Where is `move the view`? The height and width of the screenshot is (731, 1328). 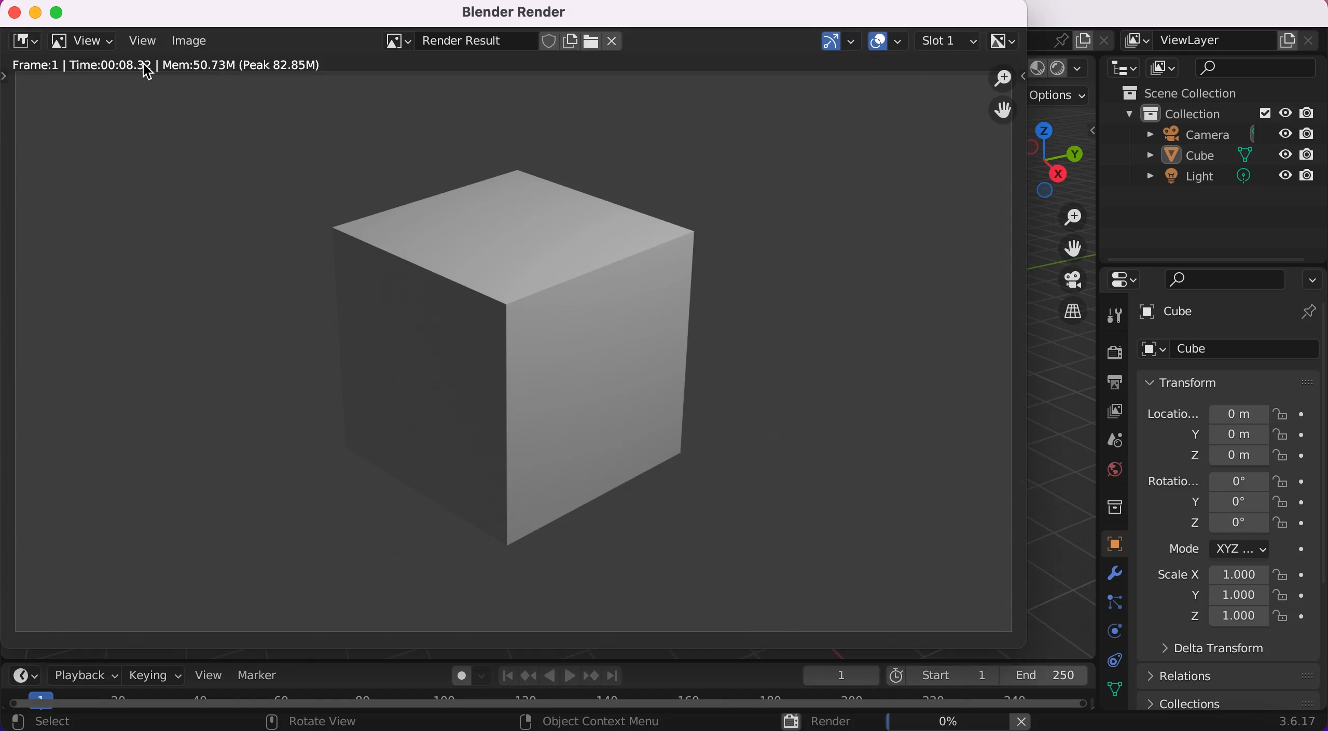
move the view is located at coordinates (1068, 251).